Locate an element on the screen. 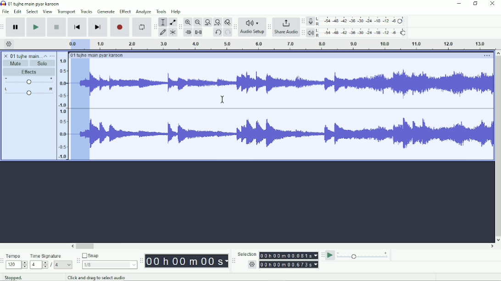  File is located at coordinates (6, 11).